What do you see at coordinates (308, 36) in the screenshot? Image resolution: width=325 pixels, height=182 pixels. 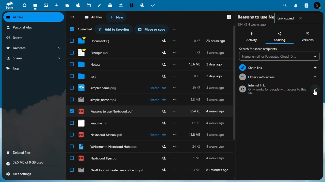 I see `versions` at bounding box center [308, 36].